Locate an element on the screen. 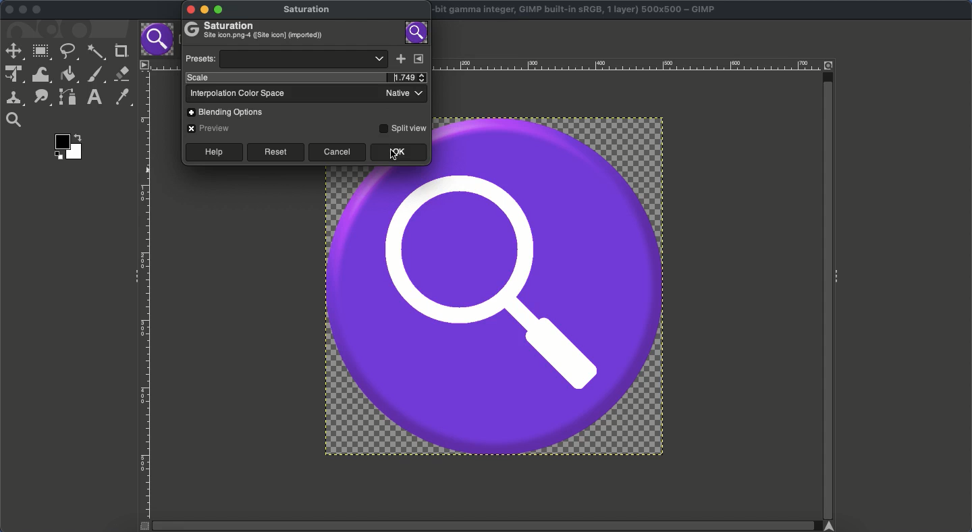 The width and height of the screenshot is (972, 532). Color picker is located at coordinates (122, 97).